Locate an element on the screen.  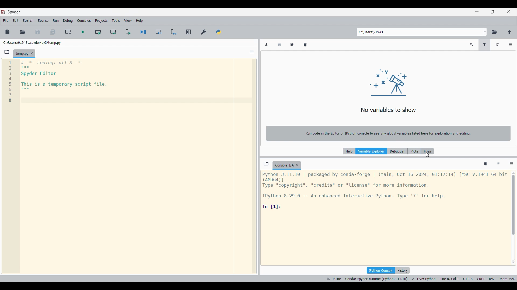
Close tab is located at coordinates (32, 53).